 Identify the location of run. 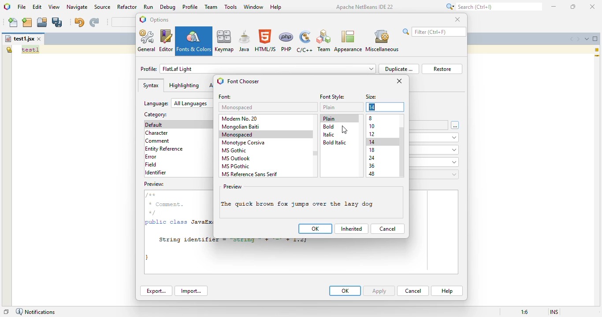
(149, 7).